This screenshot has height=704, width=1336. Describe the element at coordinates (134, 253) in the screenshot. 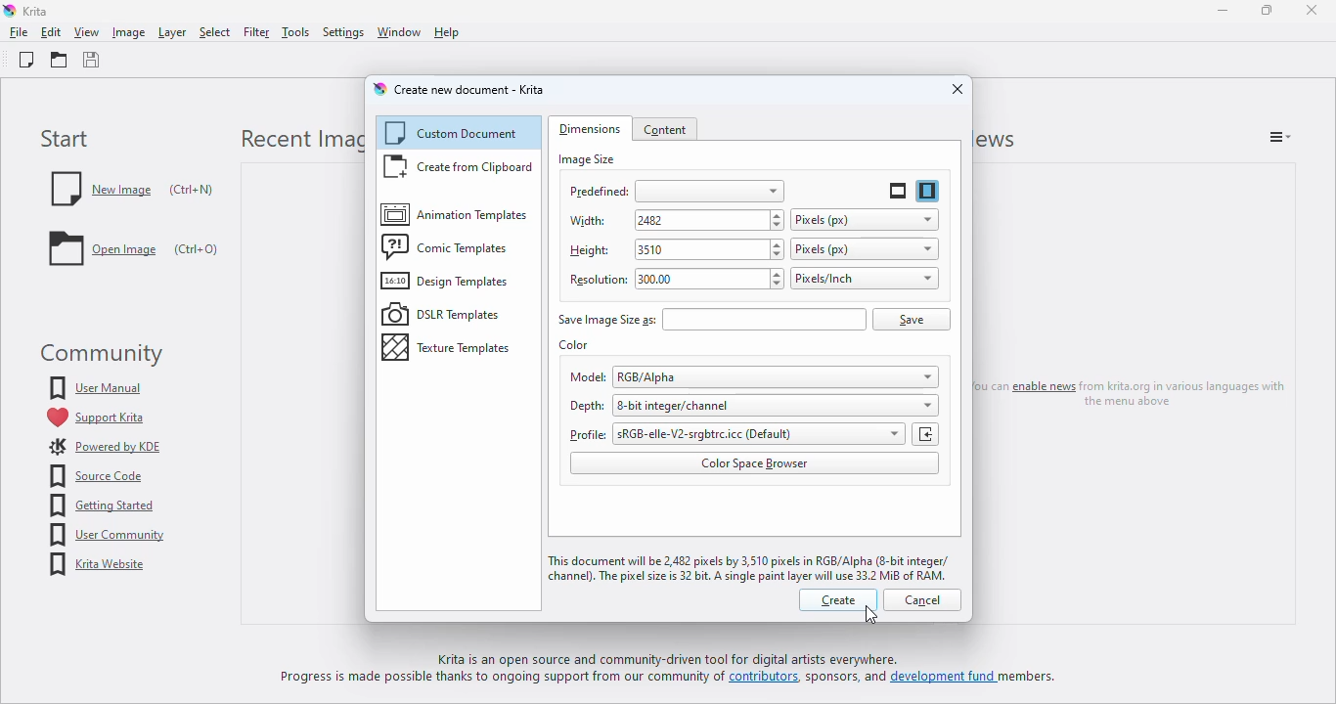

I see `Open image  (Ctrl+0)` at that location.